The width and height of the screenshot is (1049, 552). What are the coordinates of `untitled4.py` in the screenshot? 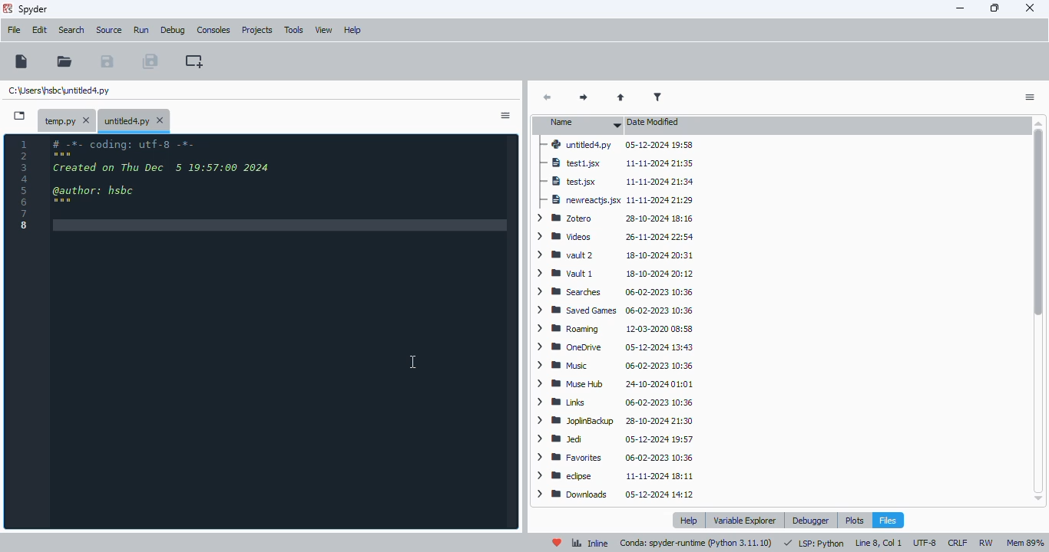 It's located at (578, 144).